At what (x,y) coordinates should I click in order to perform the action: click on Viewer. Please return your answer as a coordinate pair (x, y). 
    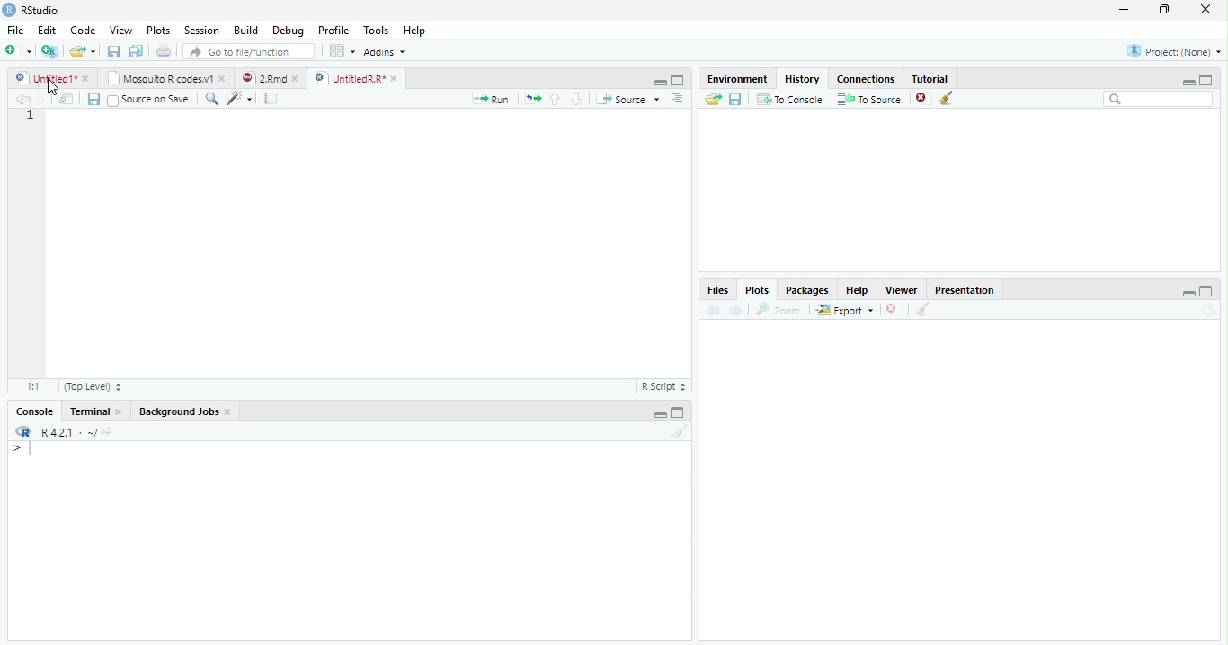
    Looking at the image, I should click on (903, 289).